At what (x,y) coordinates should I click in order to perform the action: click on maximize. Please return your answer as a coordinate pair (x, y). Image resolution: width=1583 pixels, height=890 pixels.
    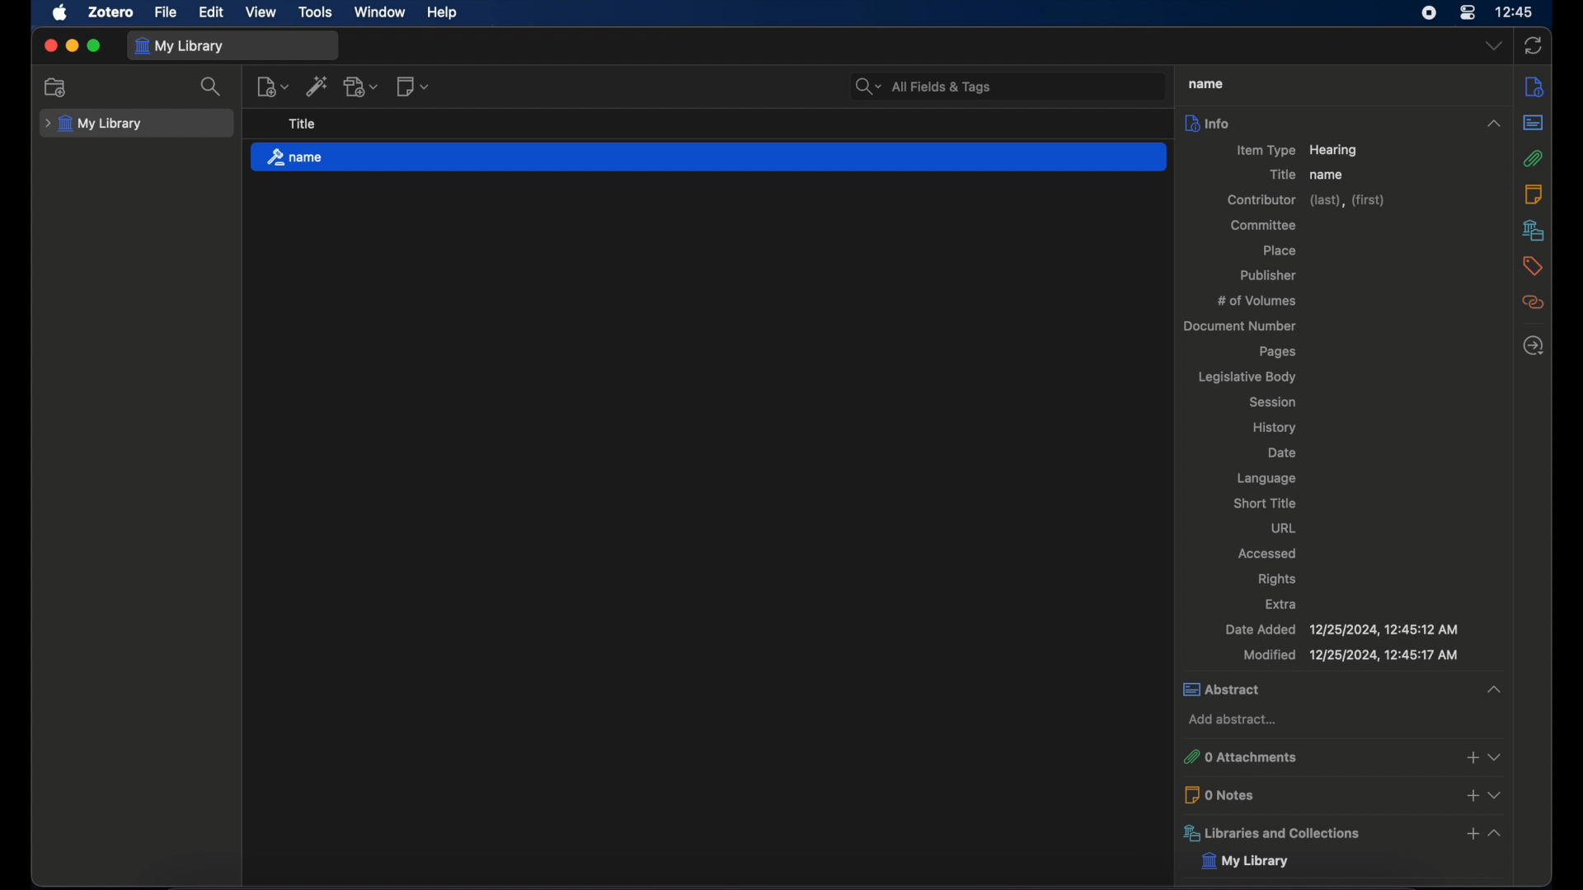
    Looking at the image, I should click on (94, 45).